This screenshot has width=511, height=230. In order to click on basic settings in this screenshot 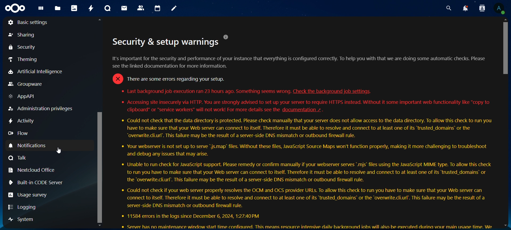, I will do `click(30, 22)`.